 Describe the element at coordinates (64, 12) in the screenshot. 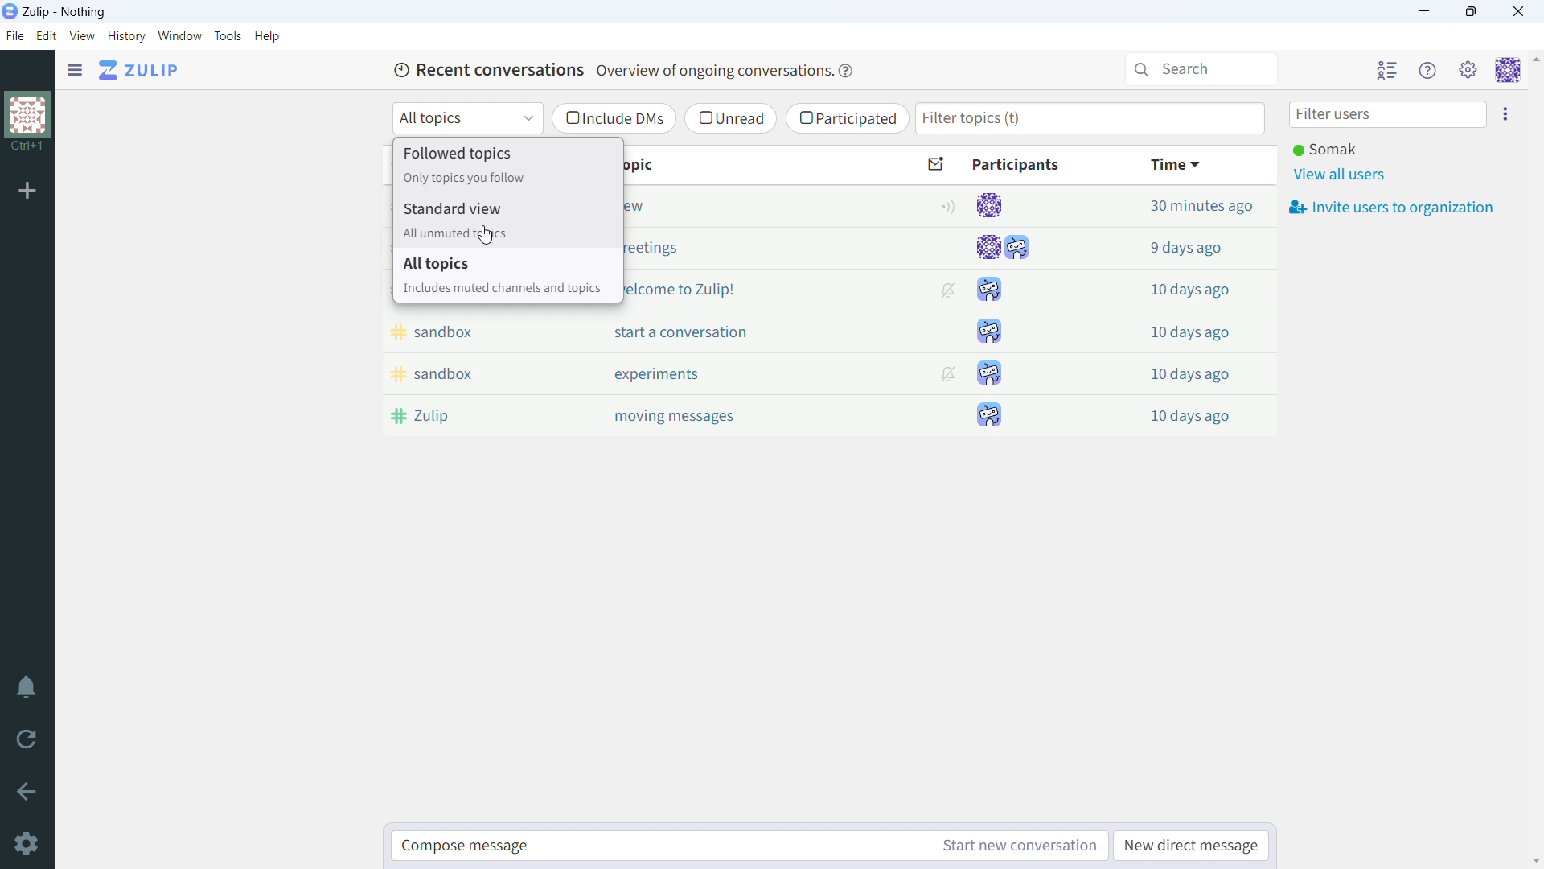

I see `title` at that location.